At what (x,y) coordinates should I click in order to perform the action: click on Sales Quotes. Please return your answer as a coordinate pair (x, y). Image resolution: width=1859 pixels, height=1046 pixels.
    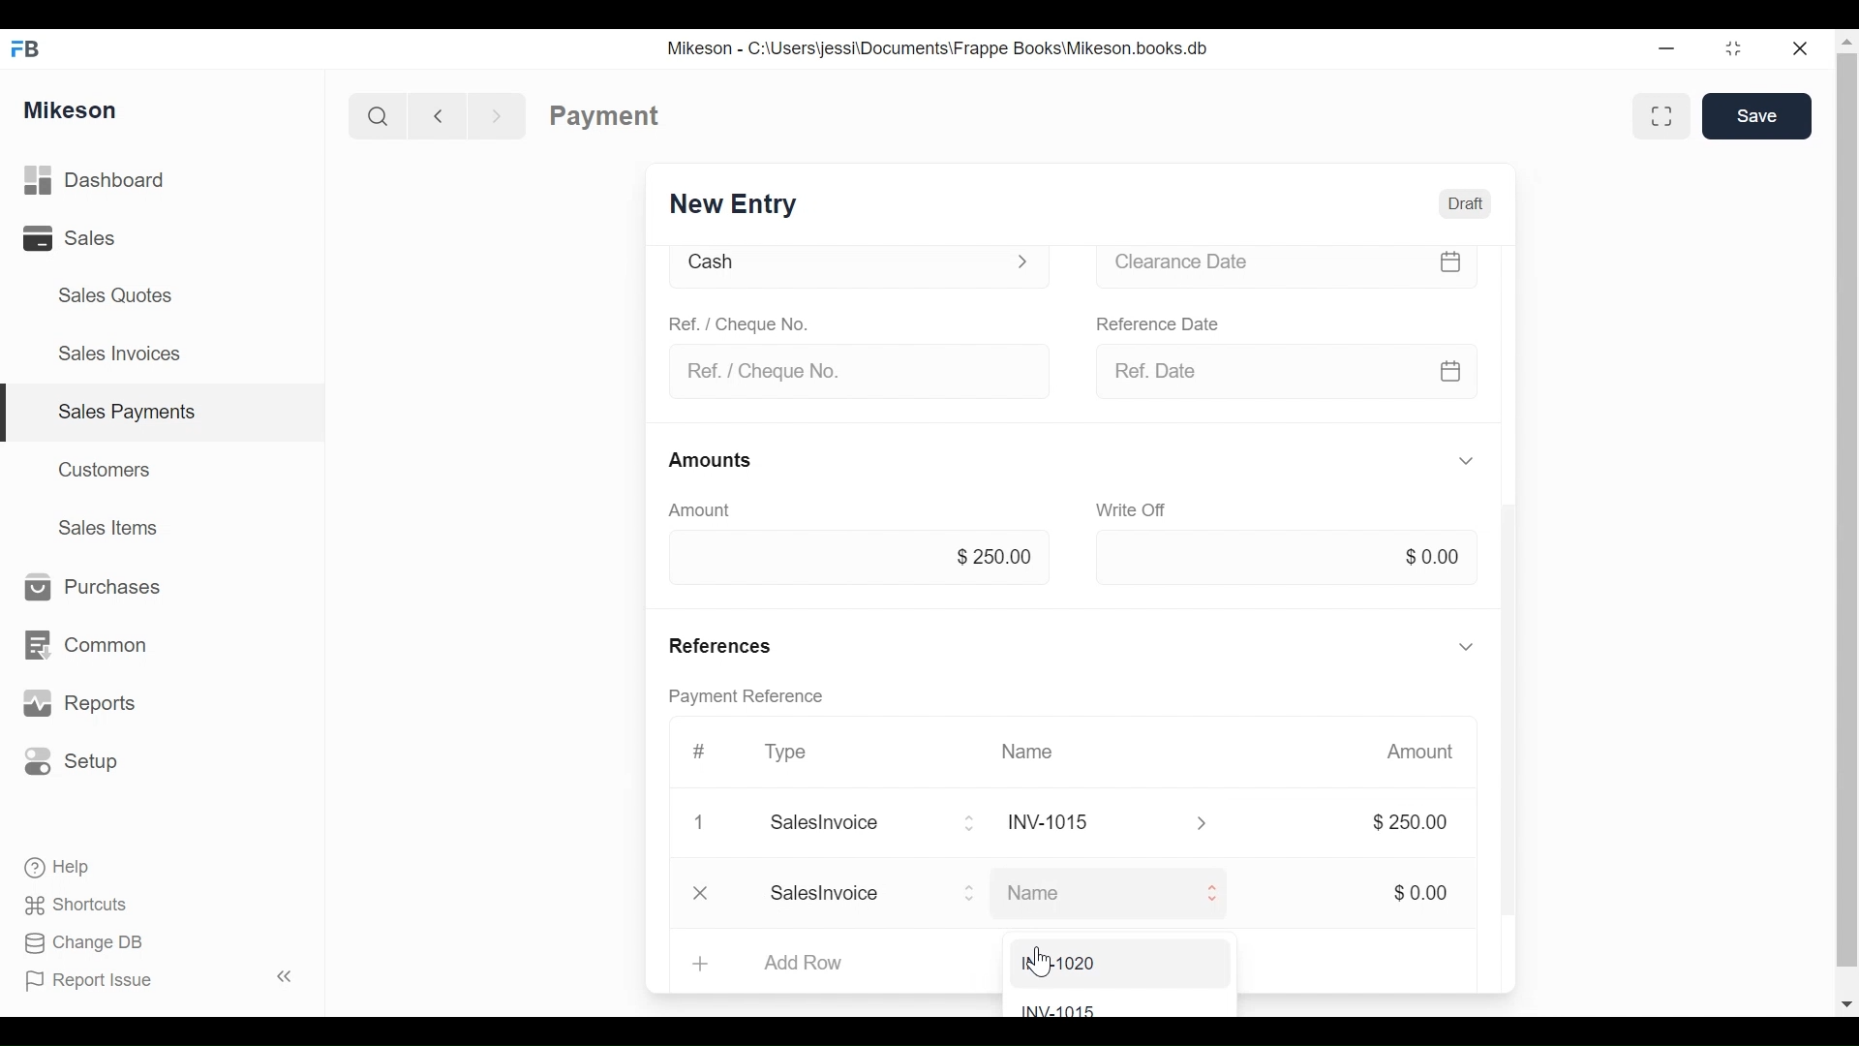
    Looking at the image, I should click on (107, 295).